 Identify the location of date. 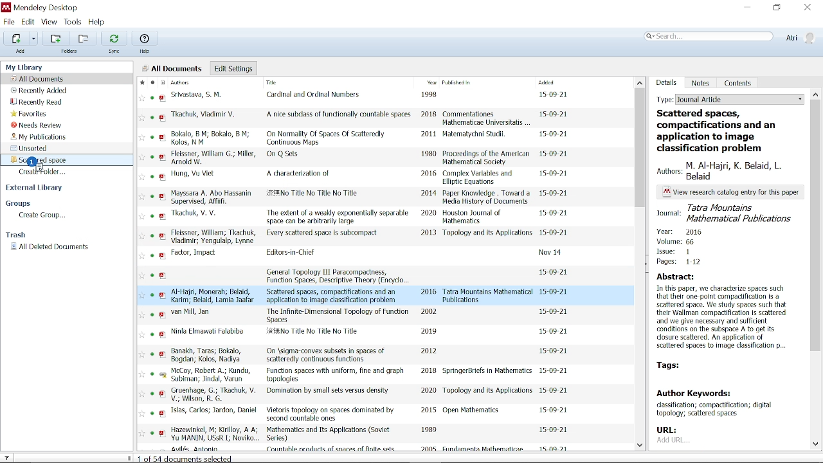
(555, 134).